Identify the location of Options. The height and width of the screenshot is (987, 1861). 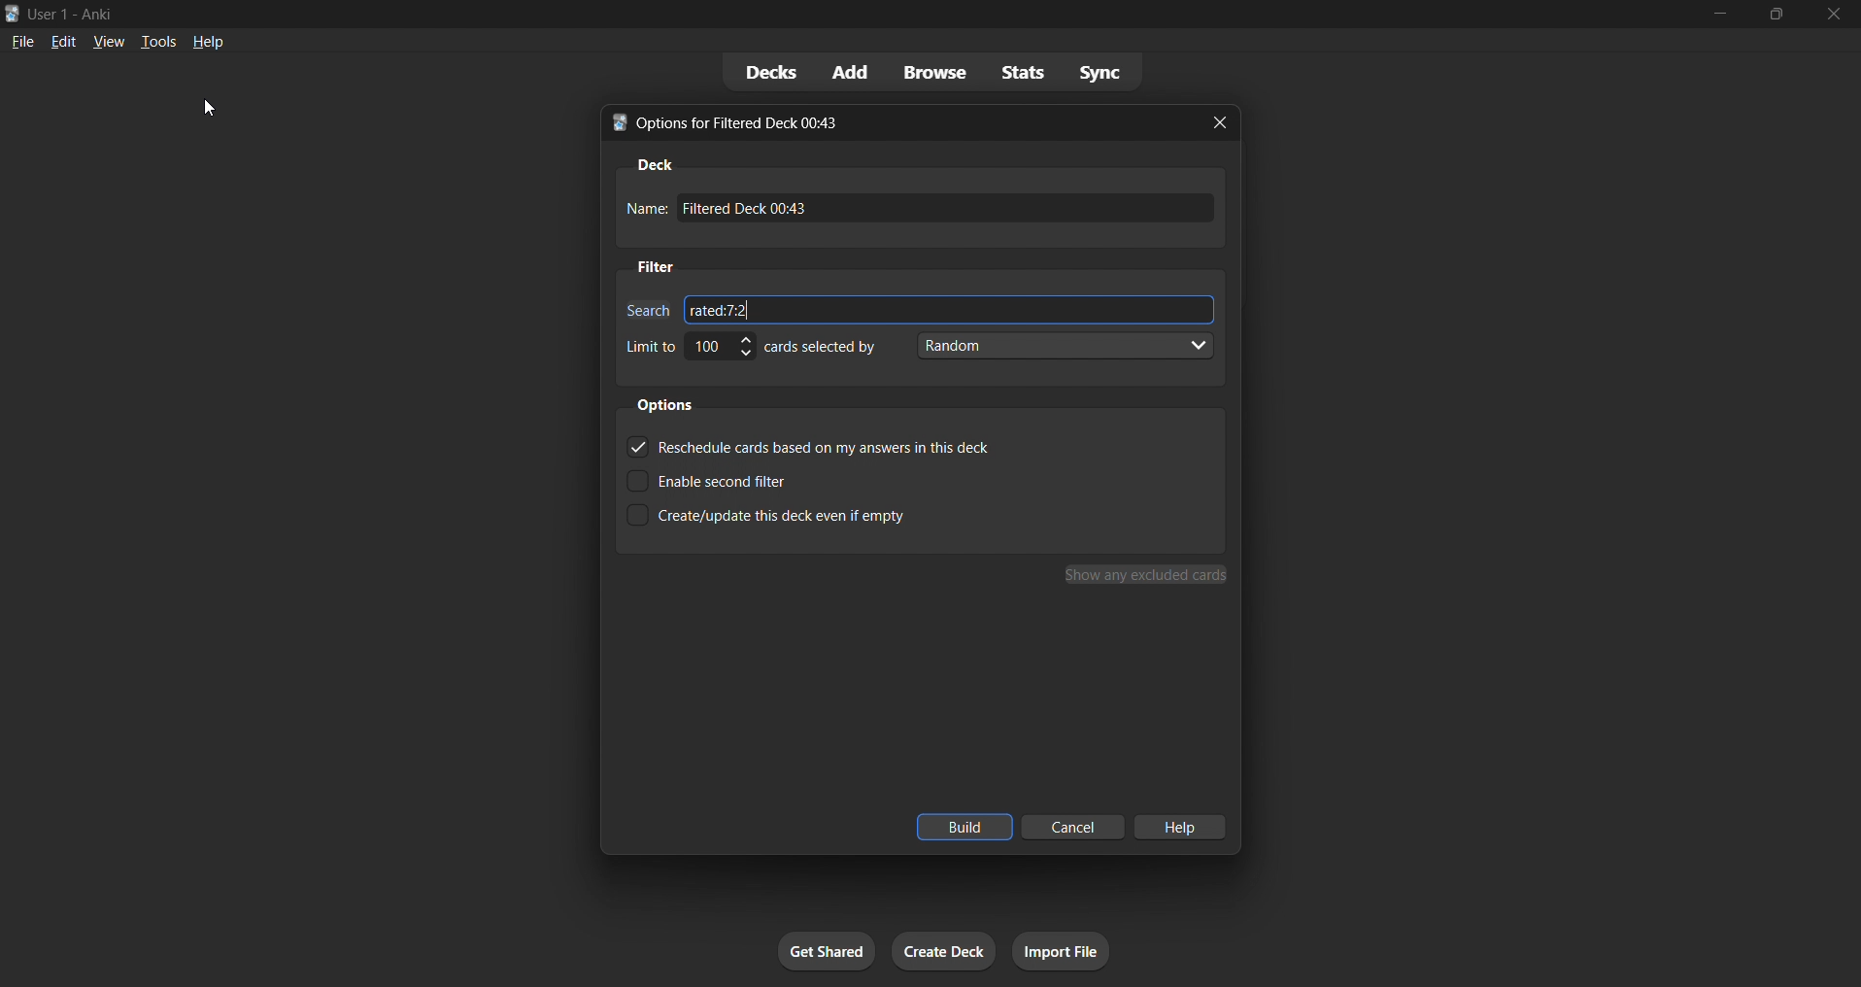
(672, 404).